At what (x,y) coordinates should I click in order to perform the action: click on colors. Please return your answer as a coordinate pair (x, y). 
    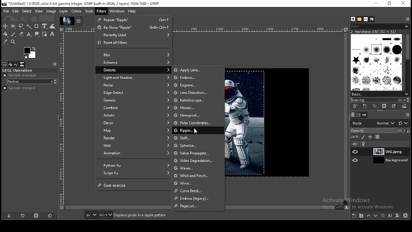
    Looking at the image, I should click on (30, 52).